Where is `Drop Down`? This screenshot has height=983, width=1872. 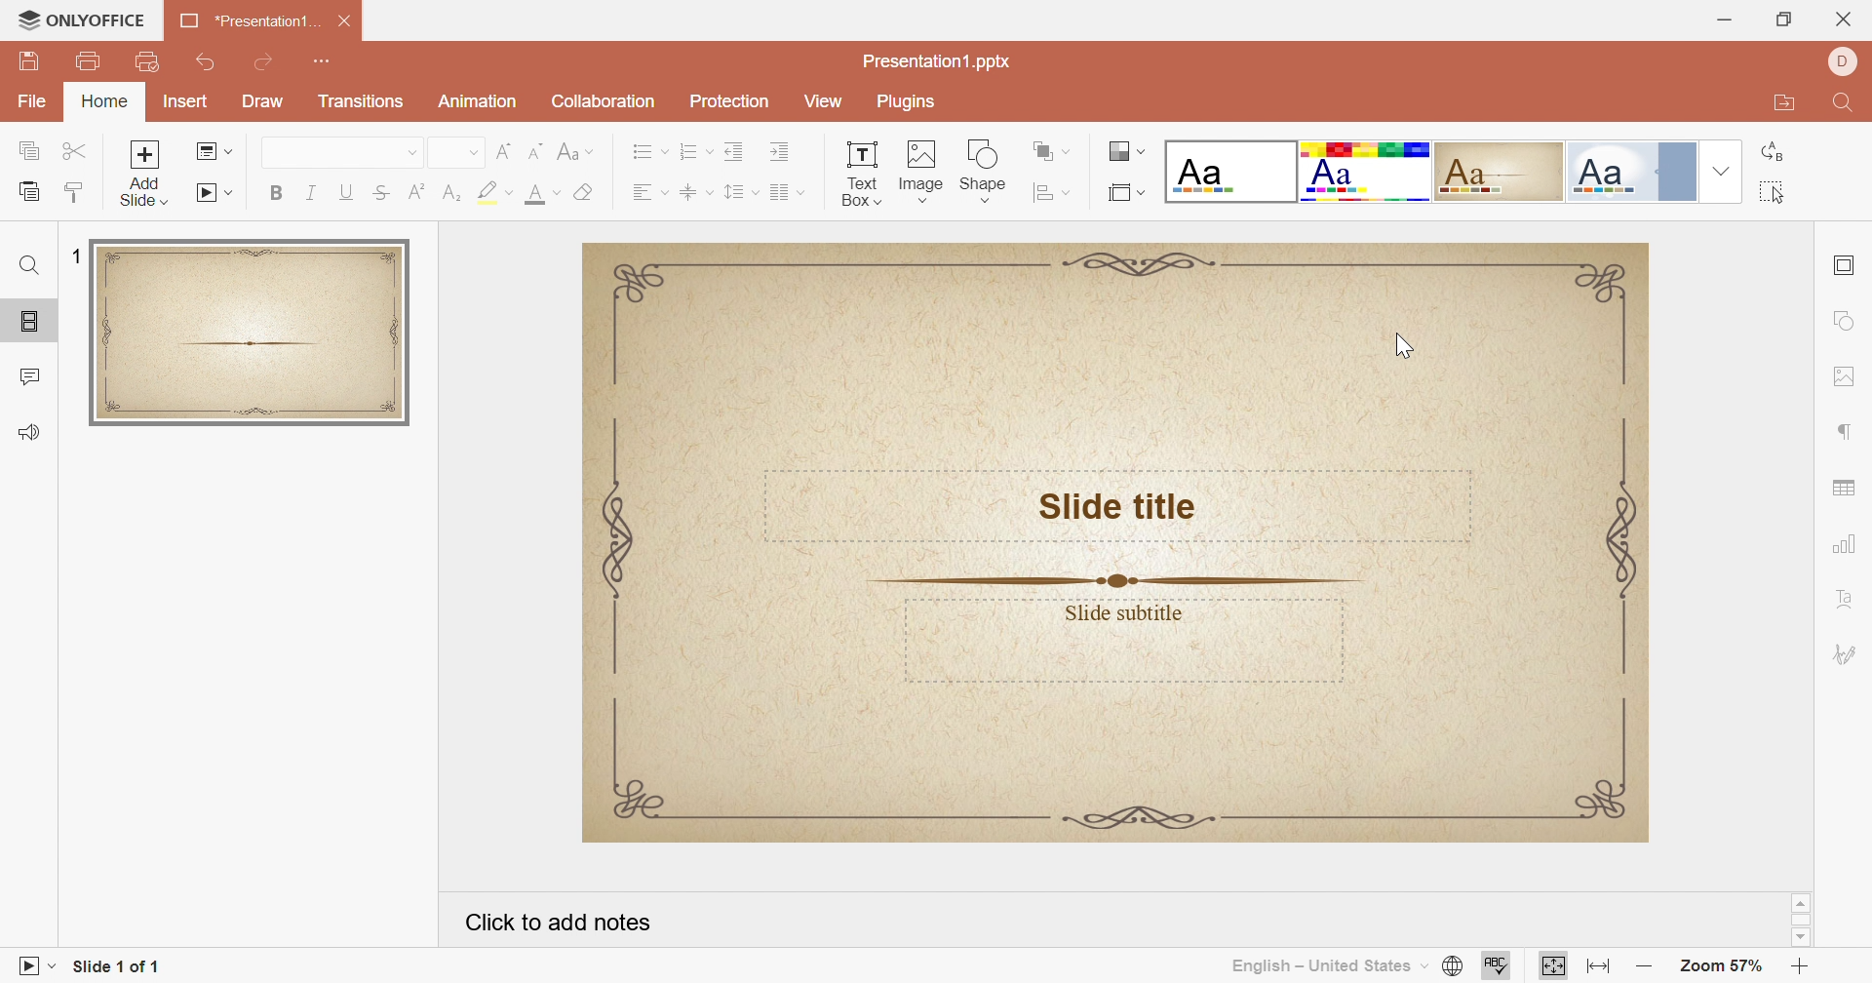
Drop Down is located at coordinates (556, 191).